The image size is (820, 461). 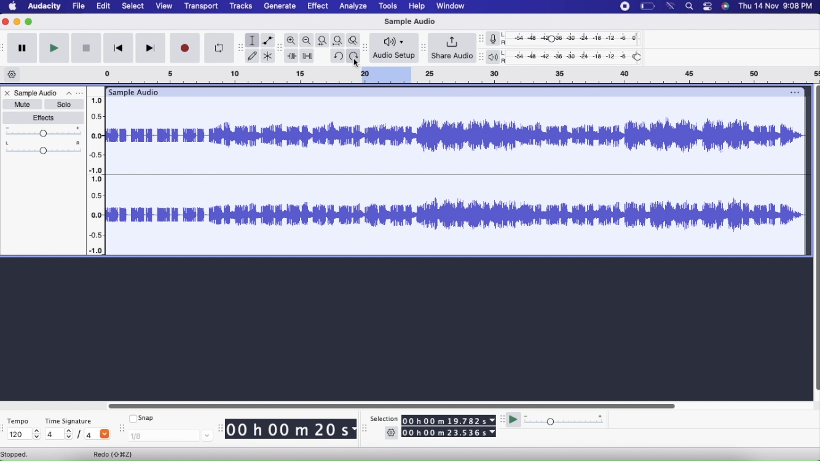 What do you see at coordinates (96, 135) in the screenshot?
I see `audio level` at bounding box center [96, 135].